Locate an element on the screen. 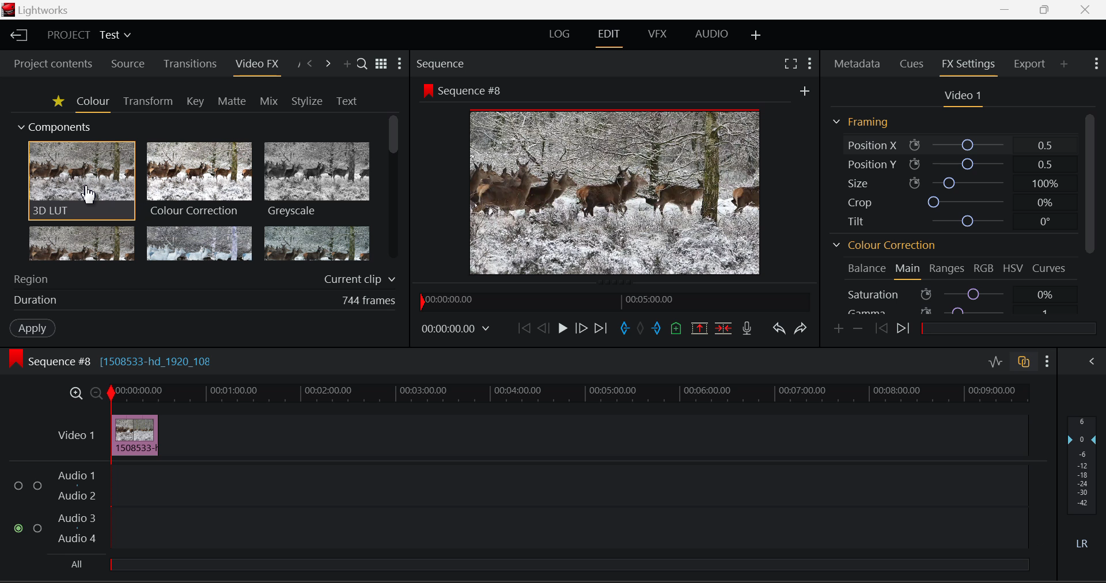 The height and width of the screenshot is (583, 1106). Ranges is located at coordinates (946, 268).